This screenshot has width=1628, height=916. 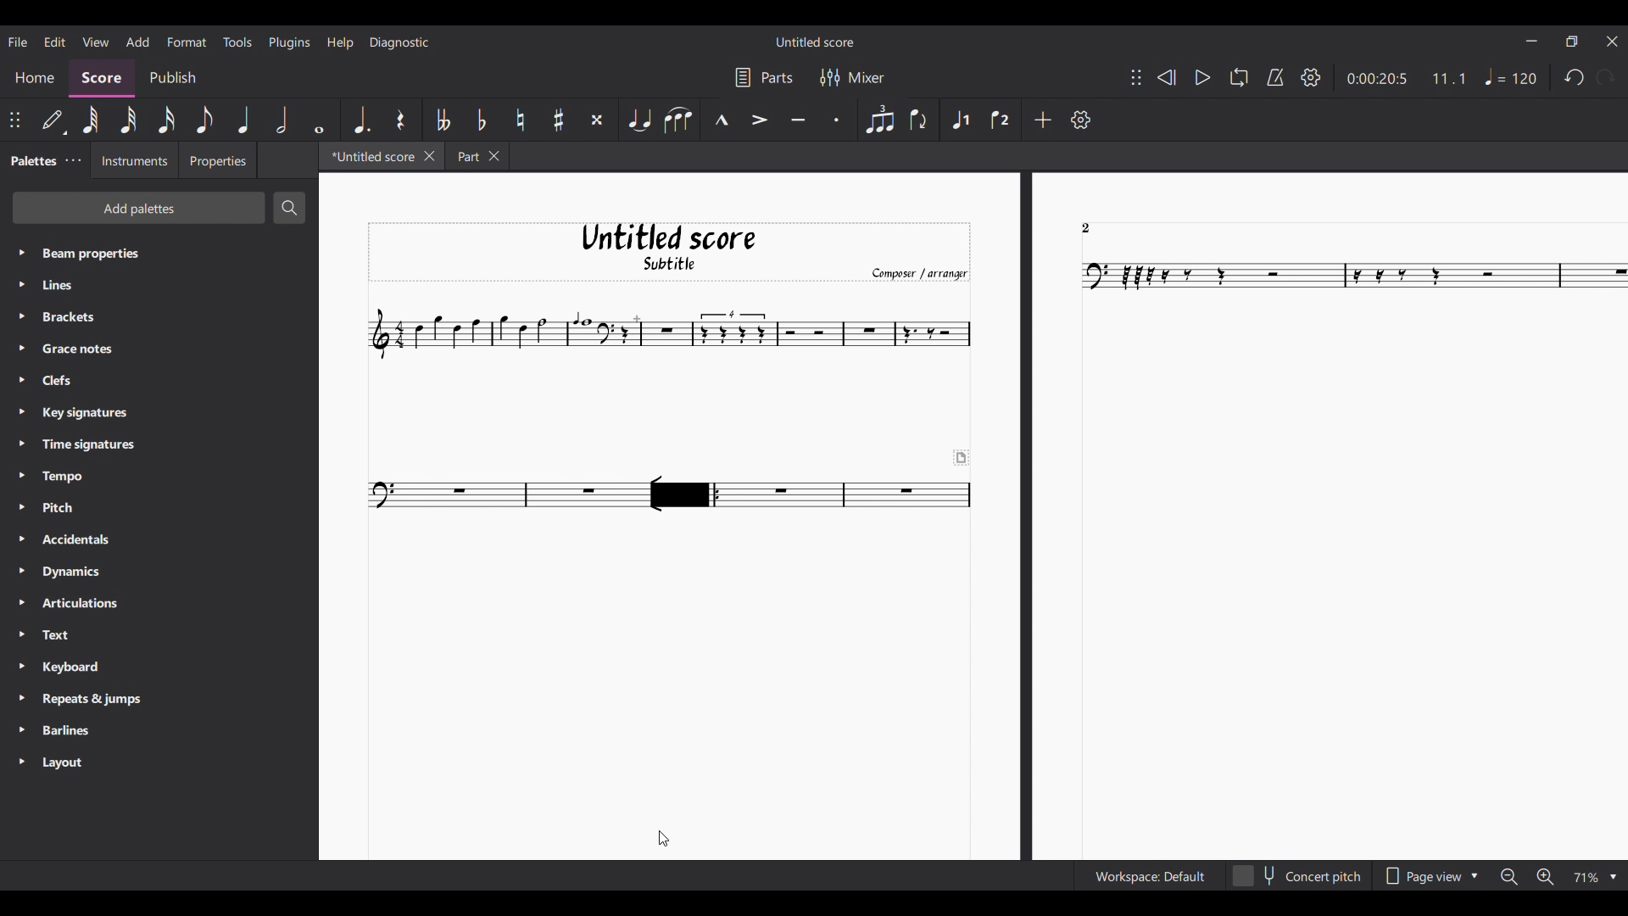 What do you see at coordinates (1001, 120) in the screenshot?
I see `Voice 2` at bounding box center [1001, 120].